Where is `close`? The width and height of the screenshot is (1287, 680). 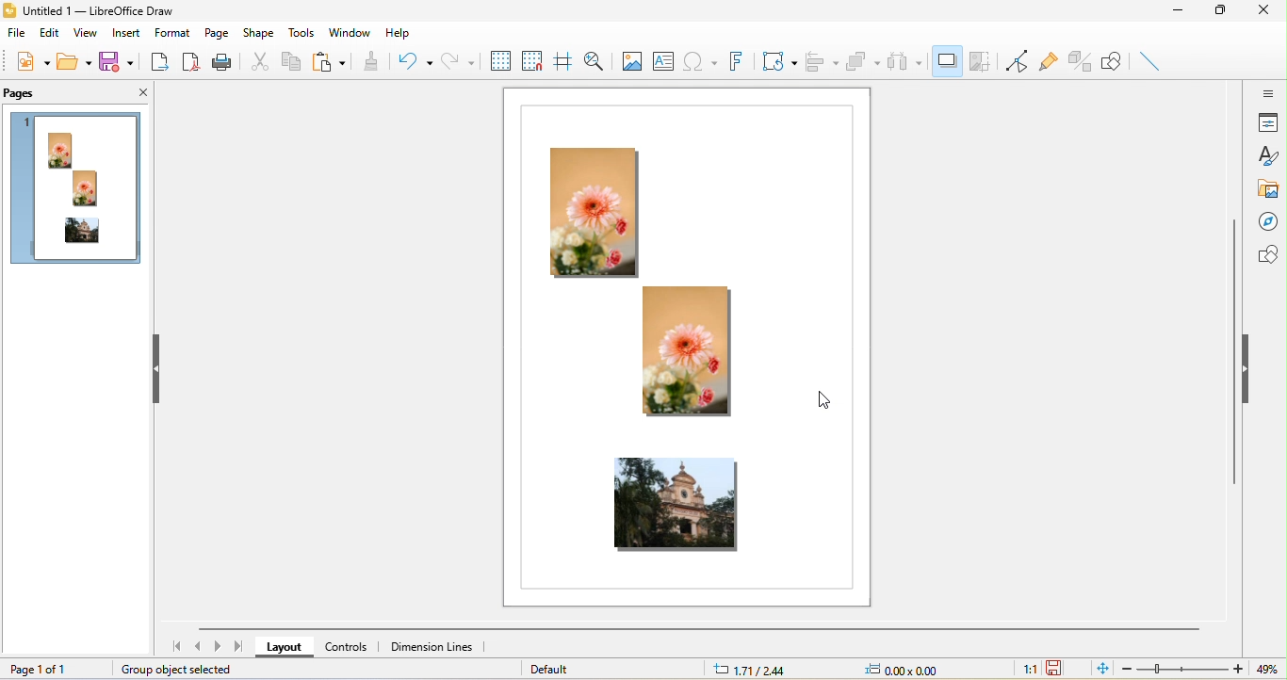 close is located at coordinates (135, 93).